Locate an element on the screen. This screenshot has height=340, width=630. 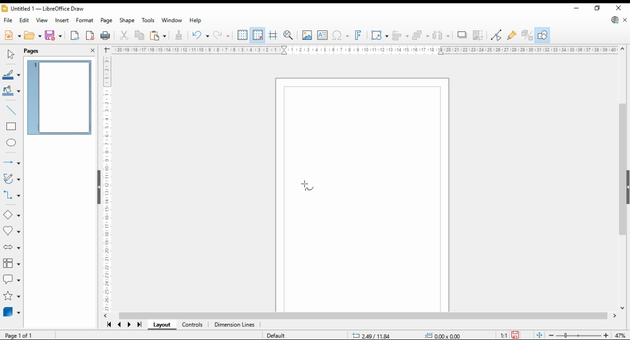
copy is located at coordinates (140, 35).